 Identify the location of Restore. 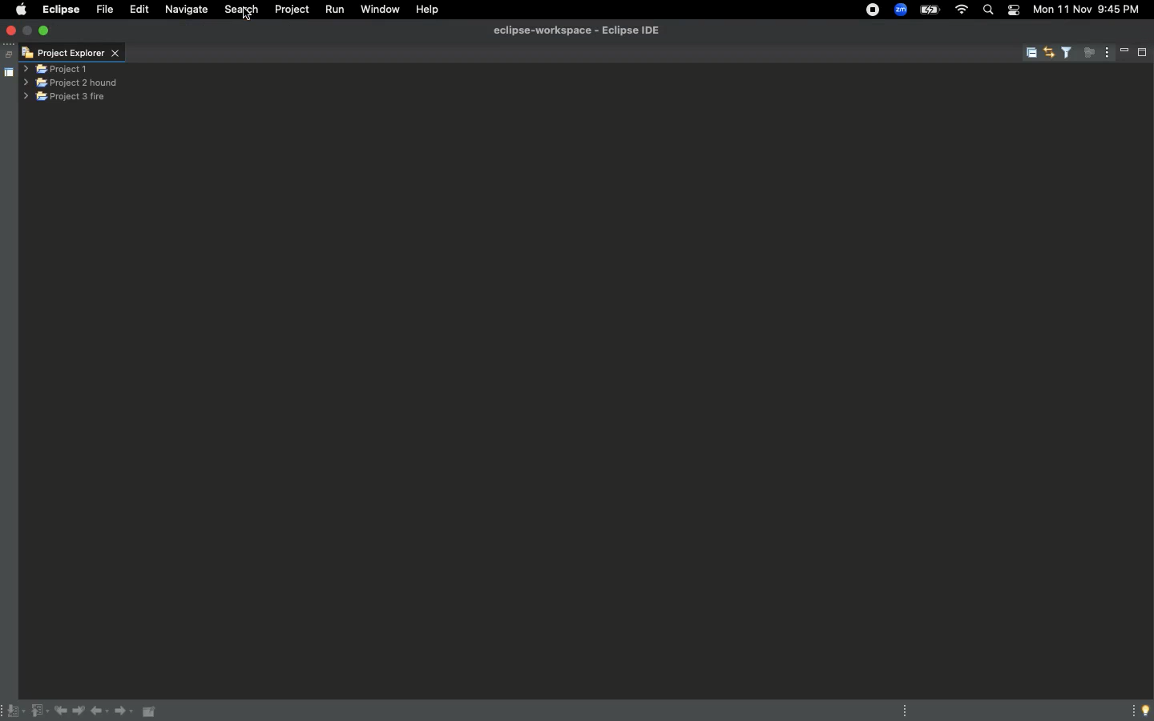
(10, 55).